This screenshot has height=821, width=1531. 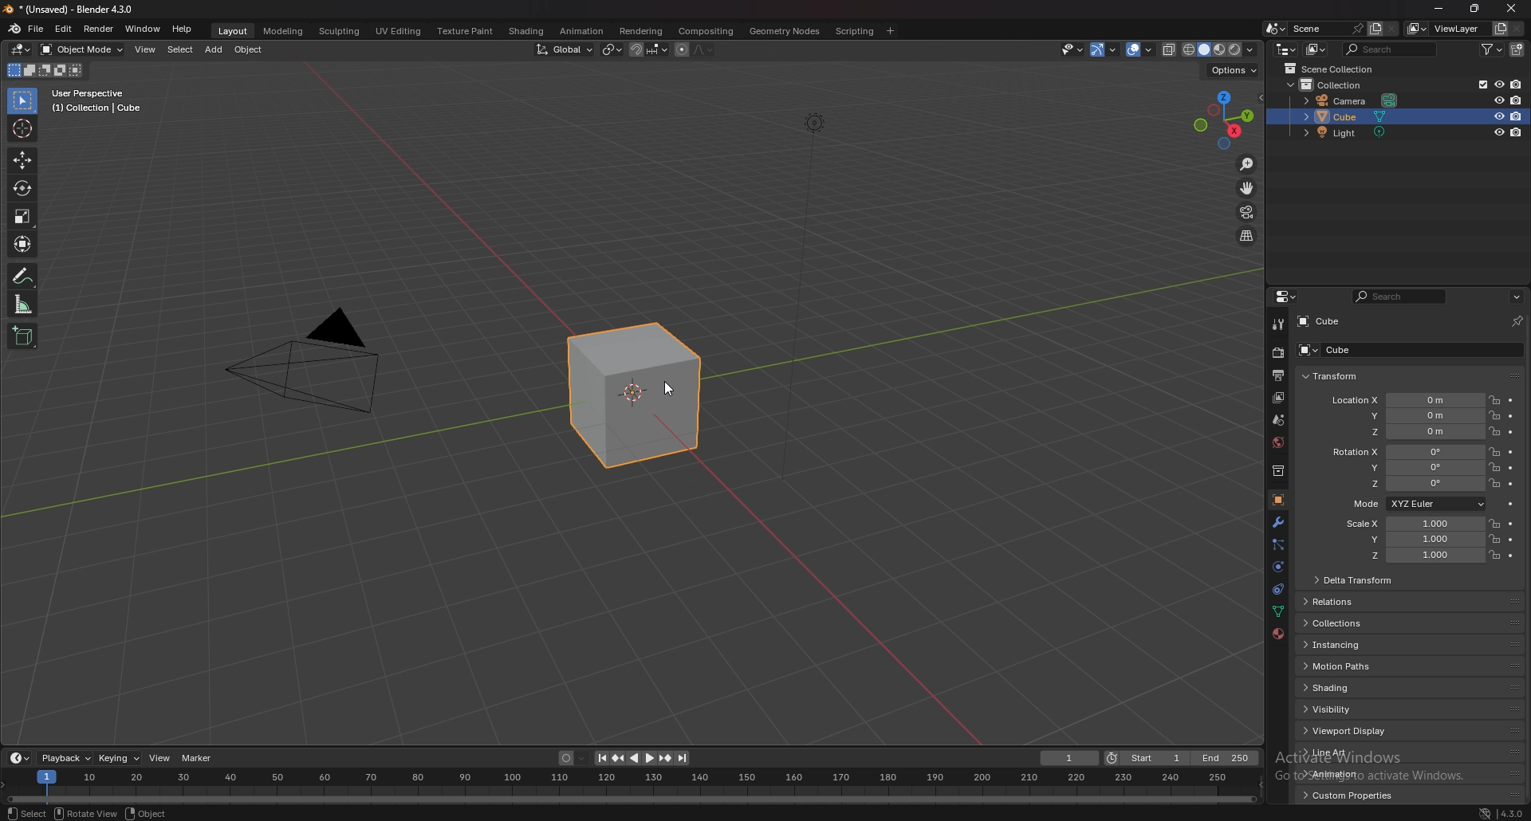 What do you see at coordinates (1512, 468) in the screenshot?
I see `animate property` at bounding box center [1512, 468].